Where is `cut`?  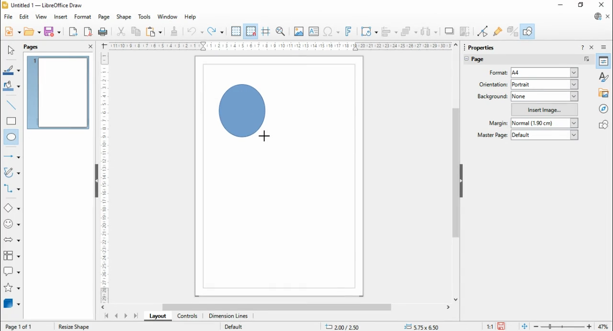 cut is located at coordinates (121, 31).